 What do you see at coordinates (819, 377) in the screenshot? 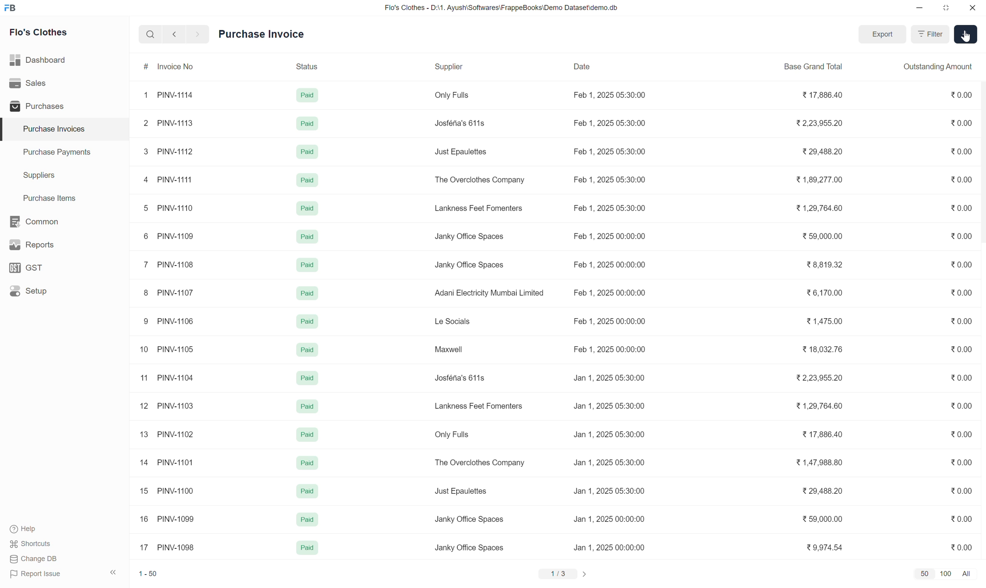
I see `2,23,955.20` at bounding box center [819, 377].